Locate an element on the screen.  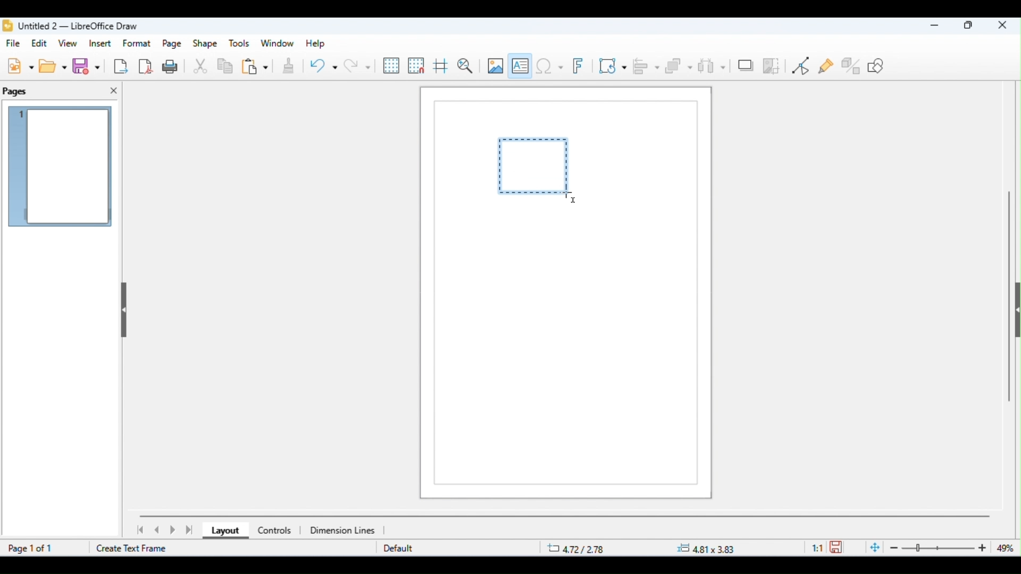
dimensions line is located at coordinates (344, 530).